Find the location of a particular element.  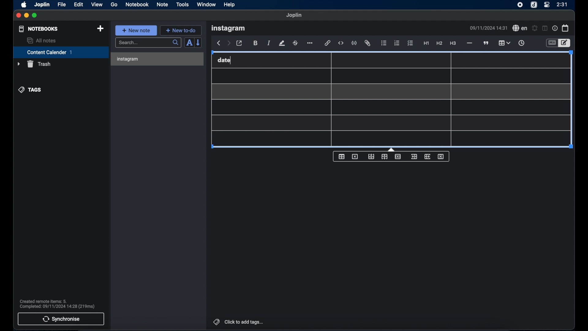

bulleted  list is located at coordinates (384, 43).